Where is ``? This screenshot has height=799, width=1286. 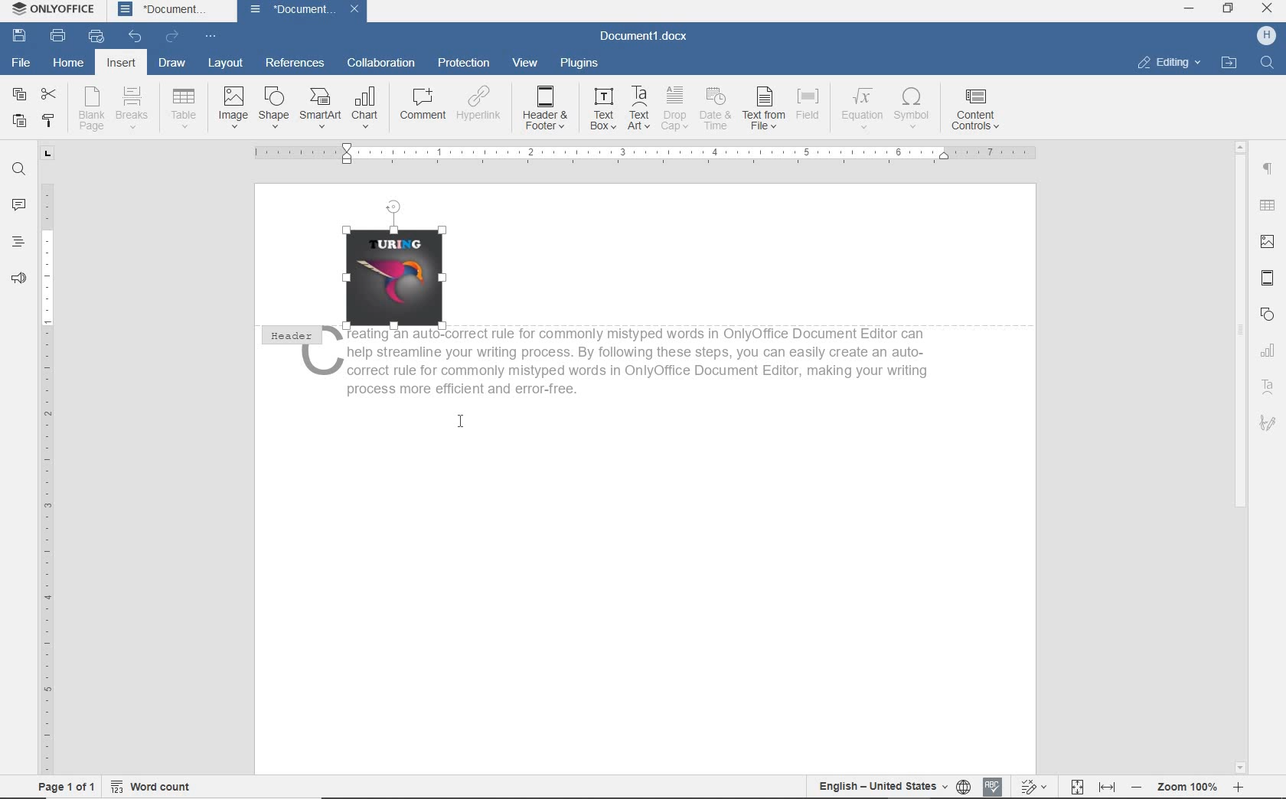  is located at coordinates (139, 104).